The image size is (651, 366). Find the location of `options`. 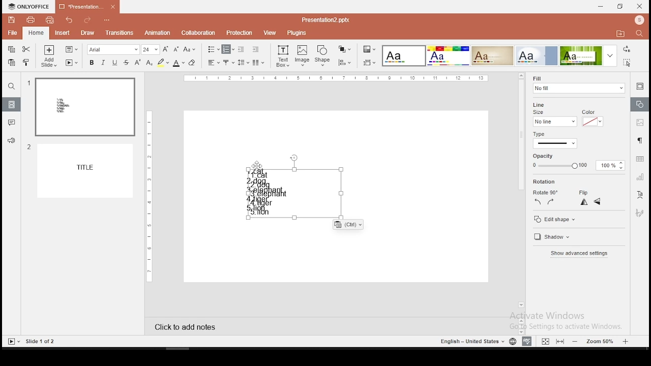

options is located at coordinates (107, 21).